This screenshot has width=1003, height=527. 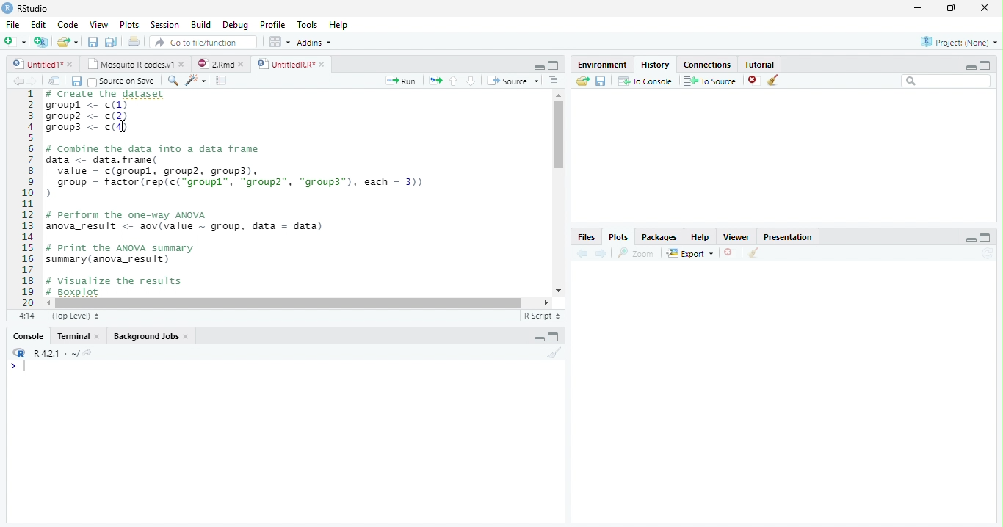 What do you see at coordinates (196, 81) in the screenshot?
I see `Magic code` at bounding box center [196, 81].